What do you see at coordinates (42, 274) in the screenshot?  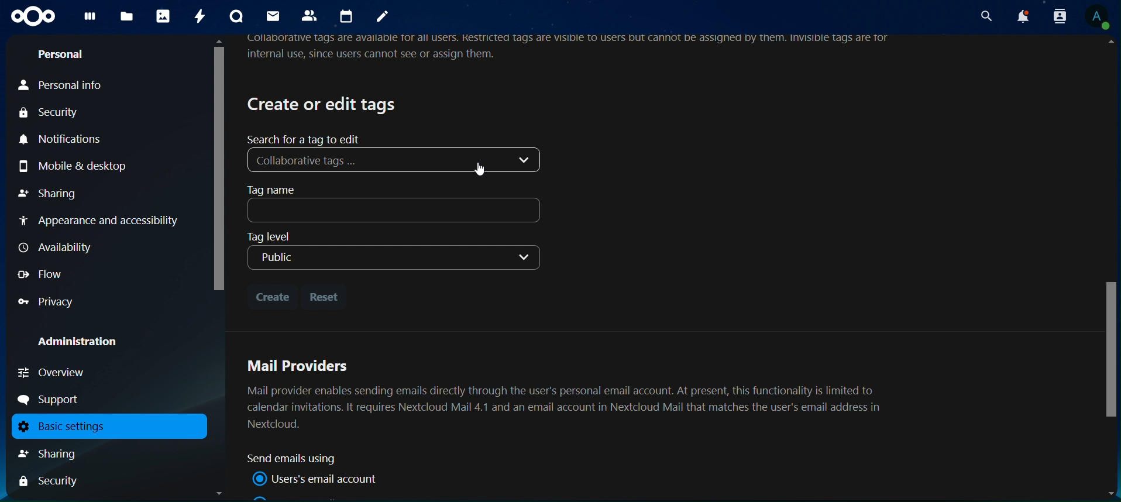 I see `flow` at bounding box center [42, 274].